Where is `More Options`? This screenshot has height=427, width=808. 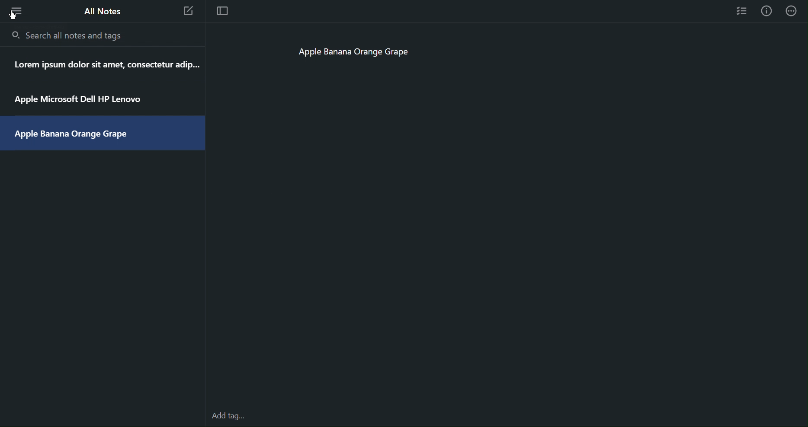 More Options is located at coordinates (14, 10).